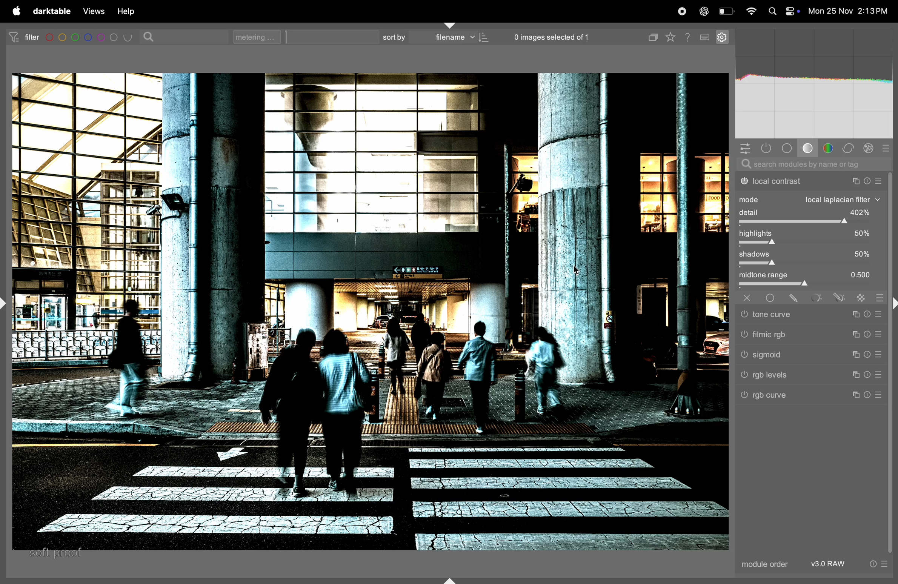 The image size is (898, 584). Describe the element at coordinates (887, 148) in the screenshot. I see `presets` at that location.